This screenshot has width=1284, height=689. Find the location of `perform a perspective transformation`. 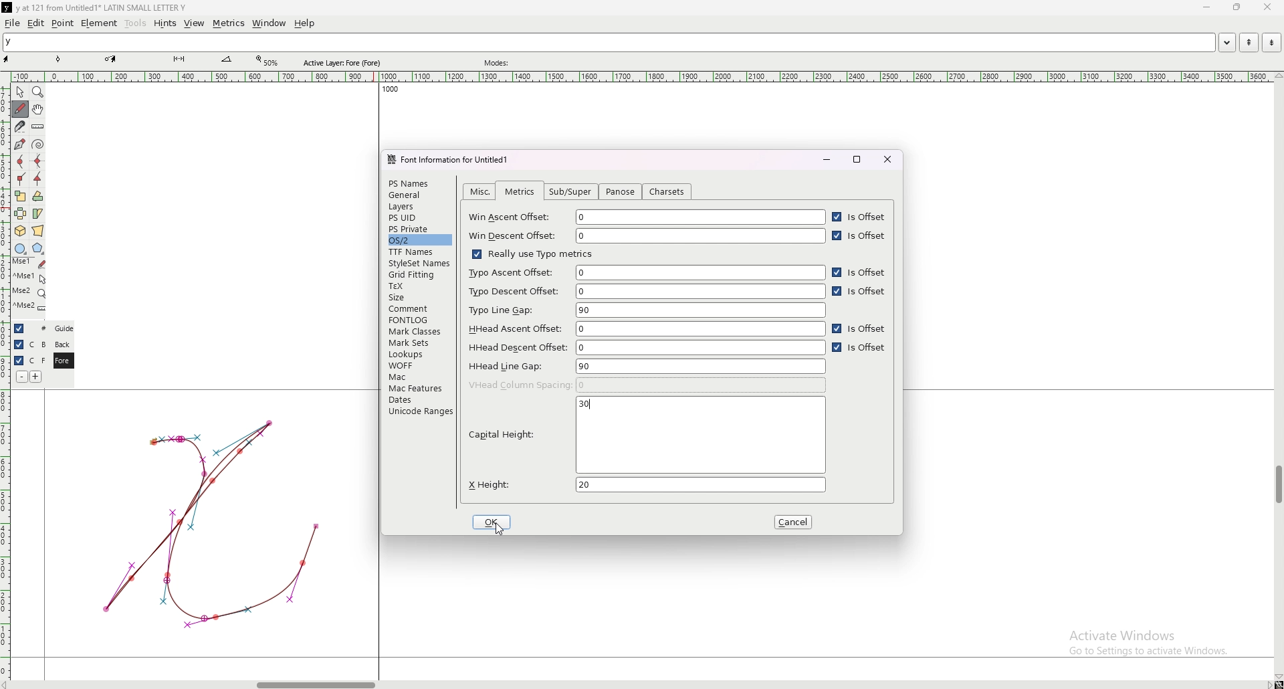

perform a perspective transformation is located at coordinates (38, 231).